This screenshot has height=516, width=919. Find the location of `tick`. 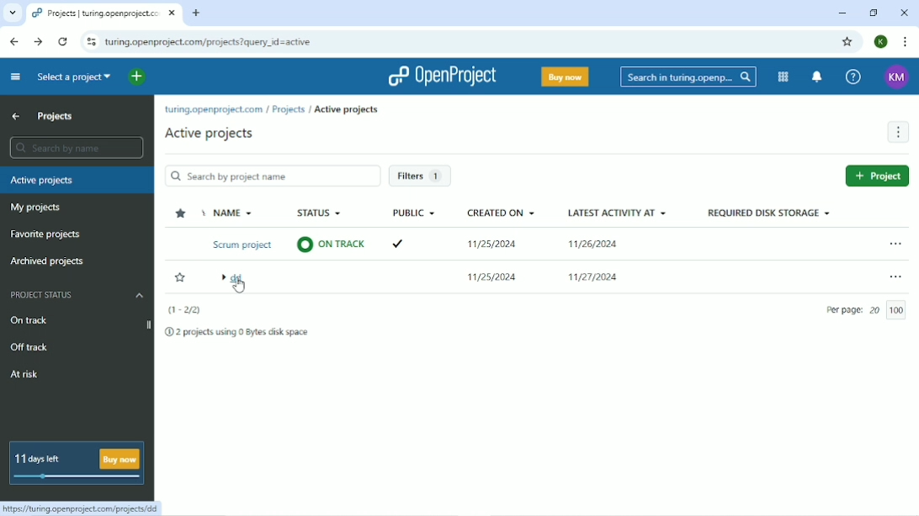

tick is located at coordinates (401, 242).